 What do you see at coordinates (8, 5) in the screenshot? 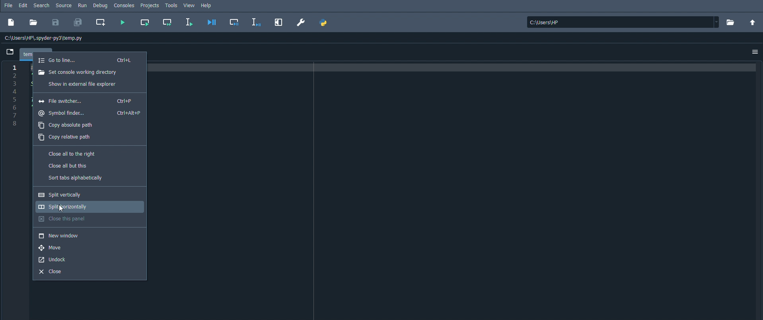
I see `File` at bounding box center [8, 5].